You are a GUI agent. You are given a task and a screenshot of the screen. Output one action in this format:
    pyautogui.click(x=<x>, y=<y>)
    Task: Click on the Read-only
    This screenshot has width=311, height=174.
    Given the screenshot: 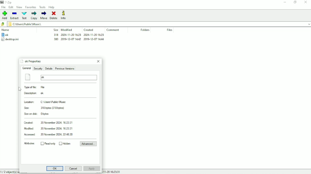 What is the action you would take?
    pyautogui.click(x=48, y=144)
    